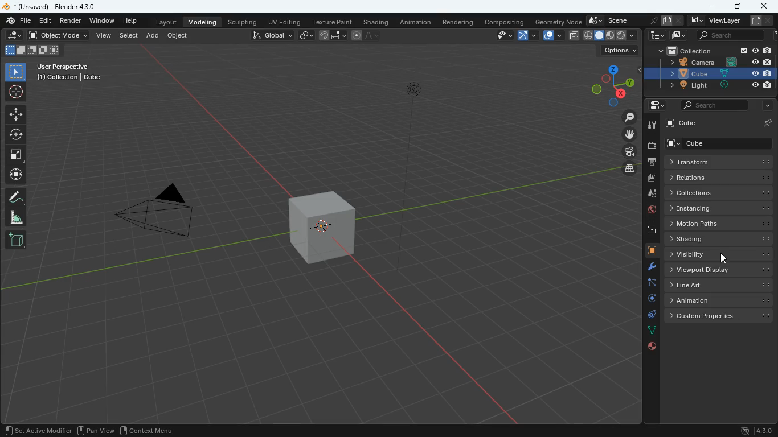 This screenshot has height=437, width=778. What do you see at coordinates (574, 36) in the screenshot?
I see `layer` at bounding box center [574, 36].